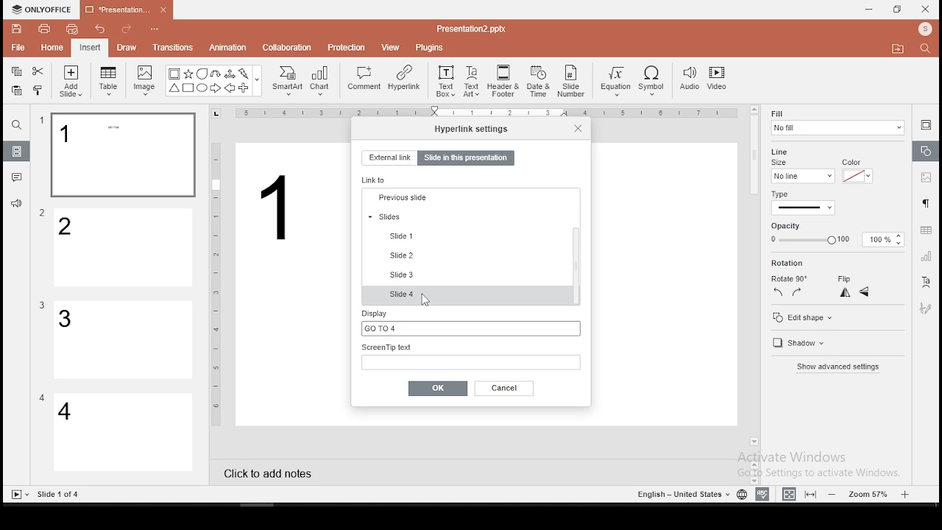 The image size is (942, 530). Describe the element at coordinates (173, 88) in the screenshot. I see `Trianlge` at that location.